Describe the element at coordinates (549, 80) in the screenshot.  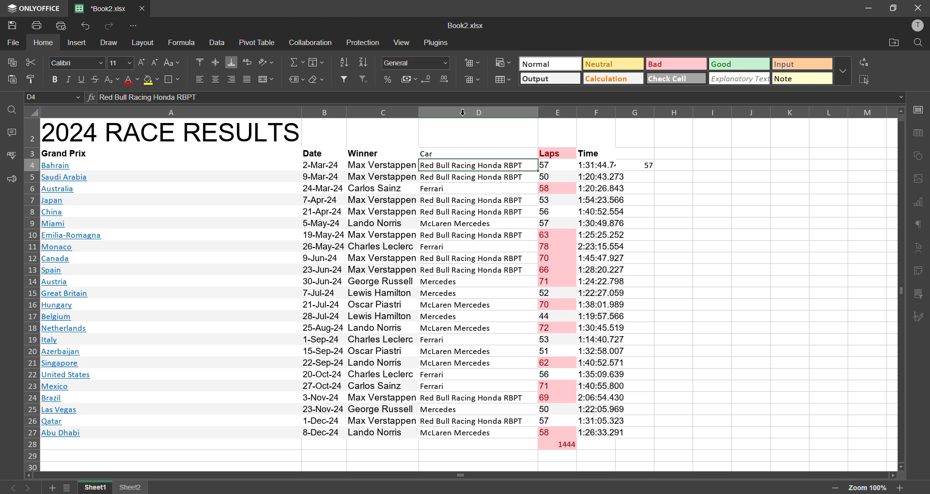
I see `output` at that location.